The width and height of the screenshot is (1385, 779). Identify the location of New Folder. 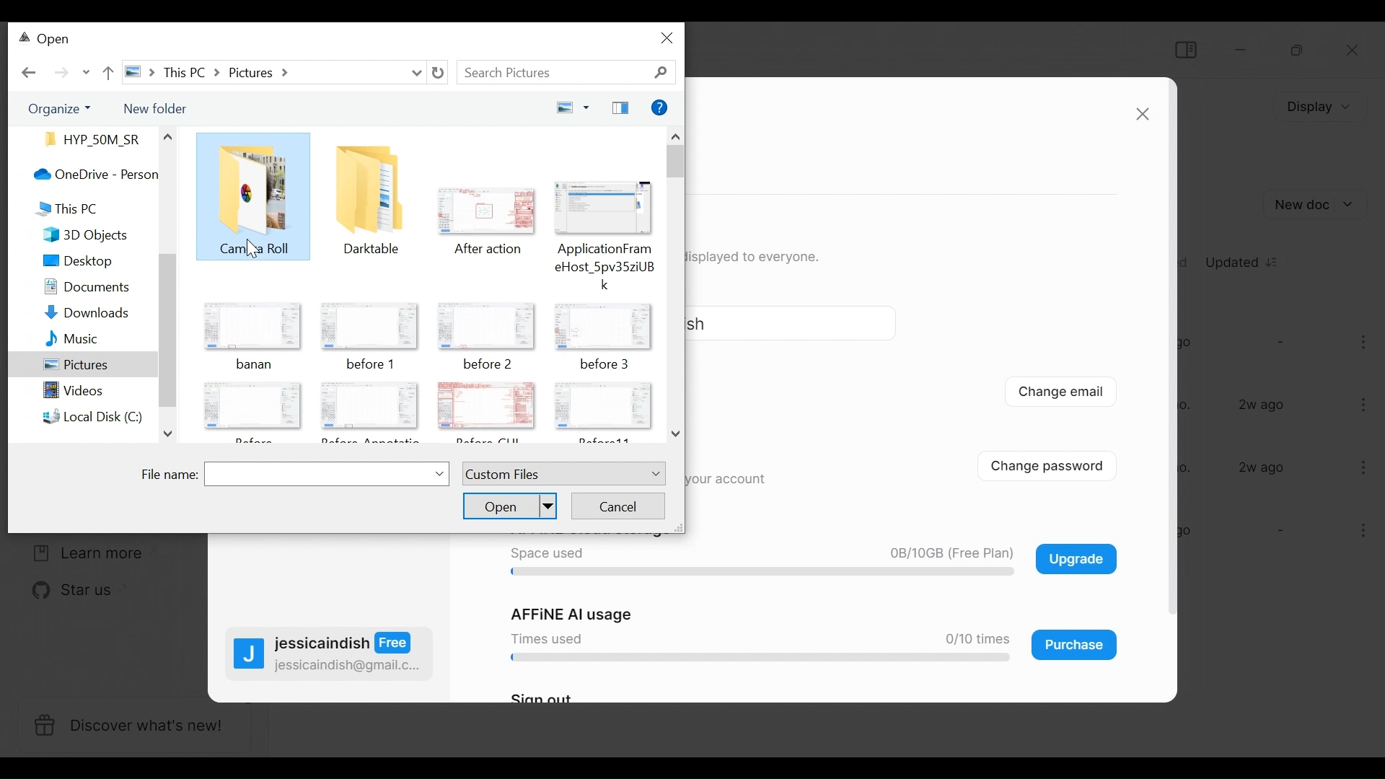
(153, 107).